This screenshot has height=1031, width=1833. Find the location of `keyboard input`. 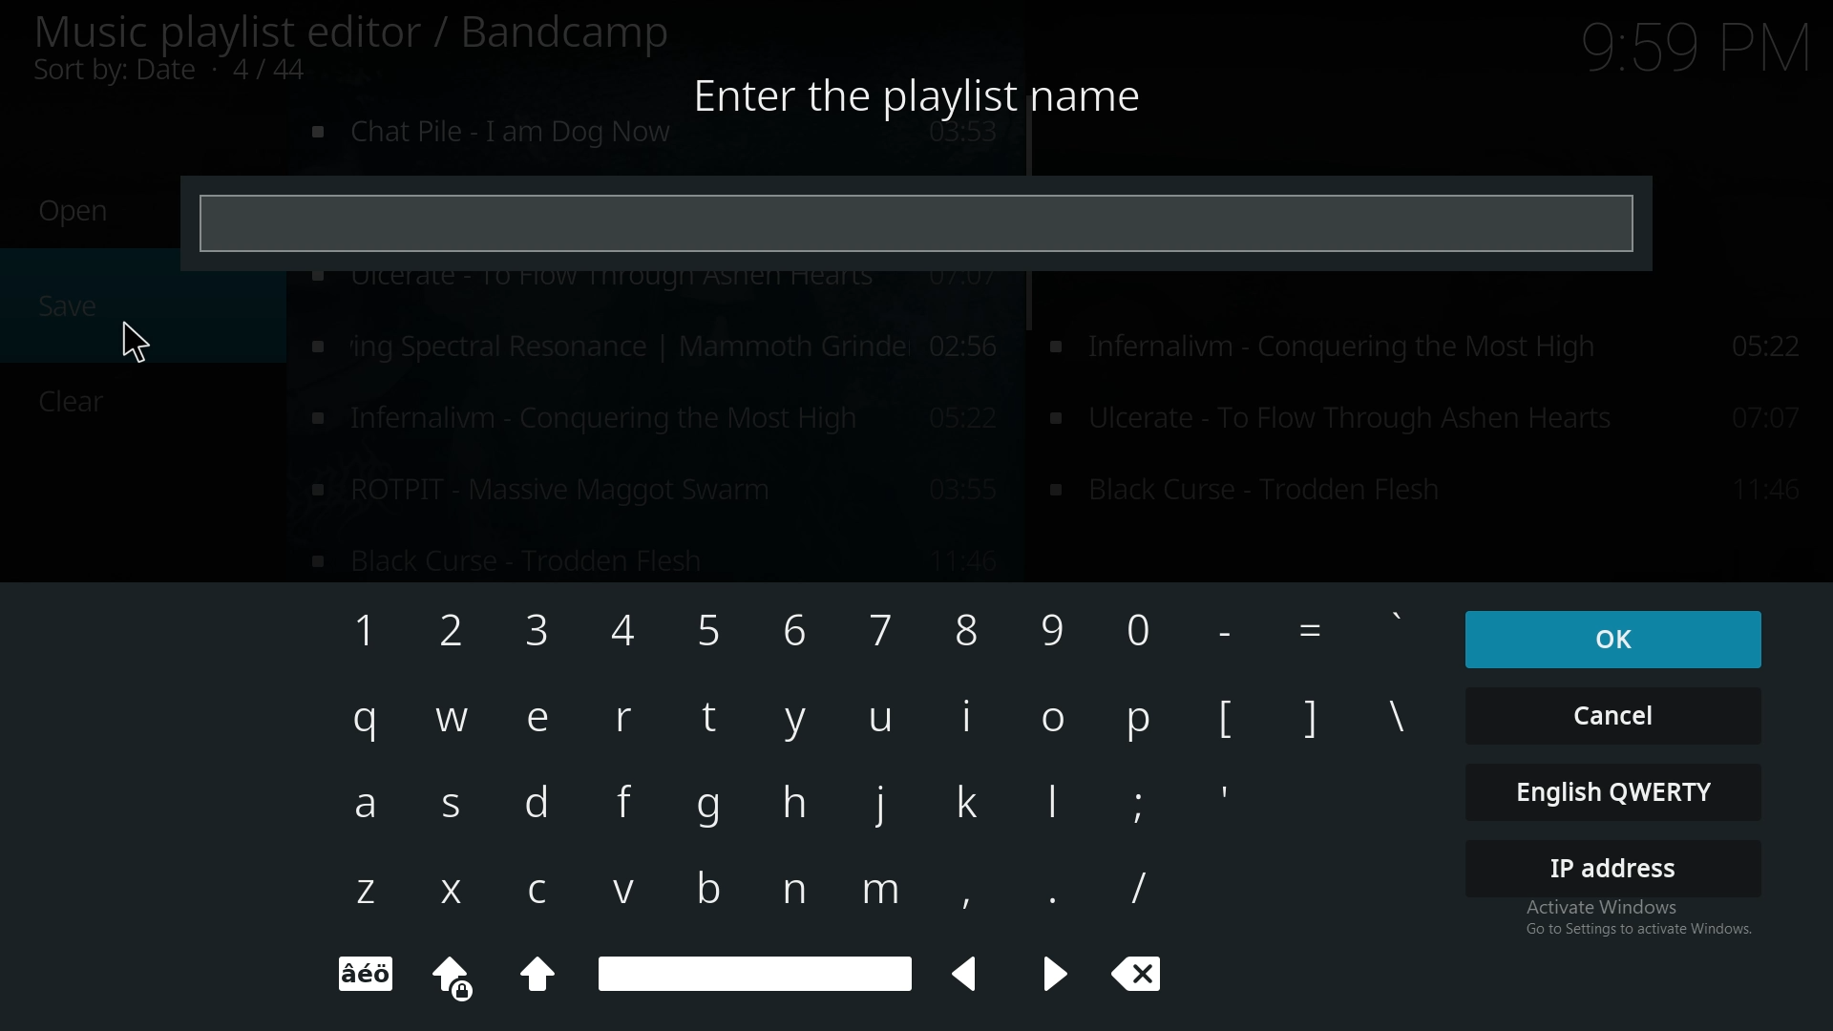

keyboard input is located at coordinates (1138, 721).